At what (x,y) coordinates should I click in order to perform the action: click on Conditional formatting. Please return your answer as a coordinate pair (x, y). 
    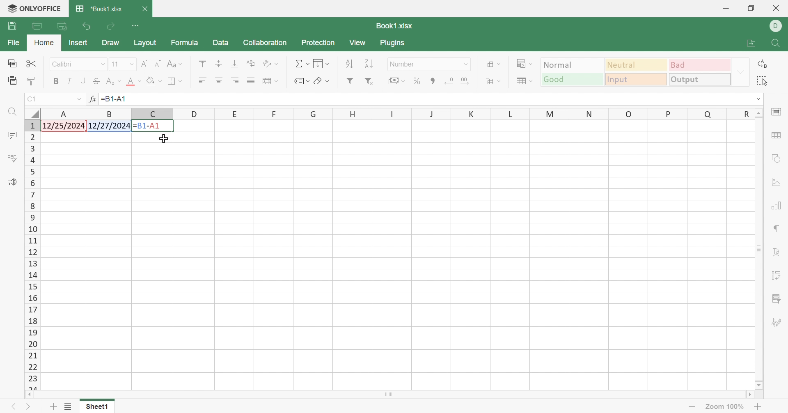
    Looking at the image, I should click on (525, 63).